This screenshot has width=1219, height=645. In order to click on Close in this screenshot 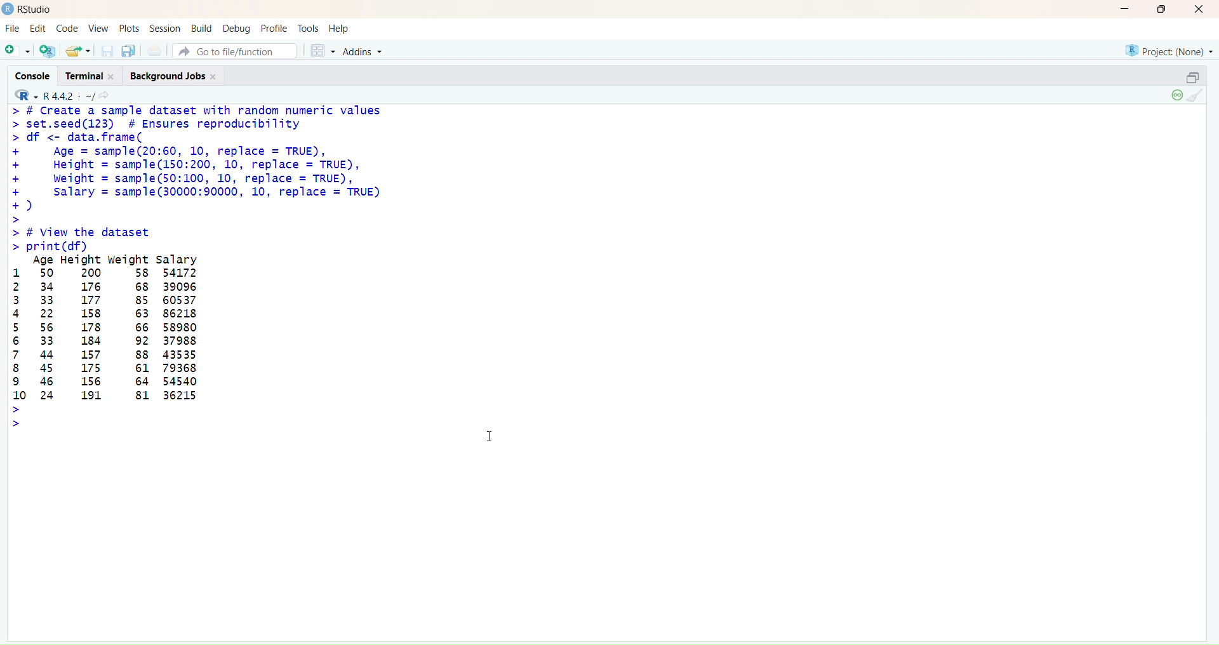, I will do `click(1197, 11)`.